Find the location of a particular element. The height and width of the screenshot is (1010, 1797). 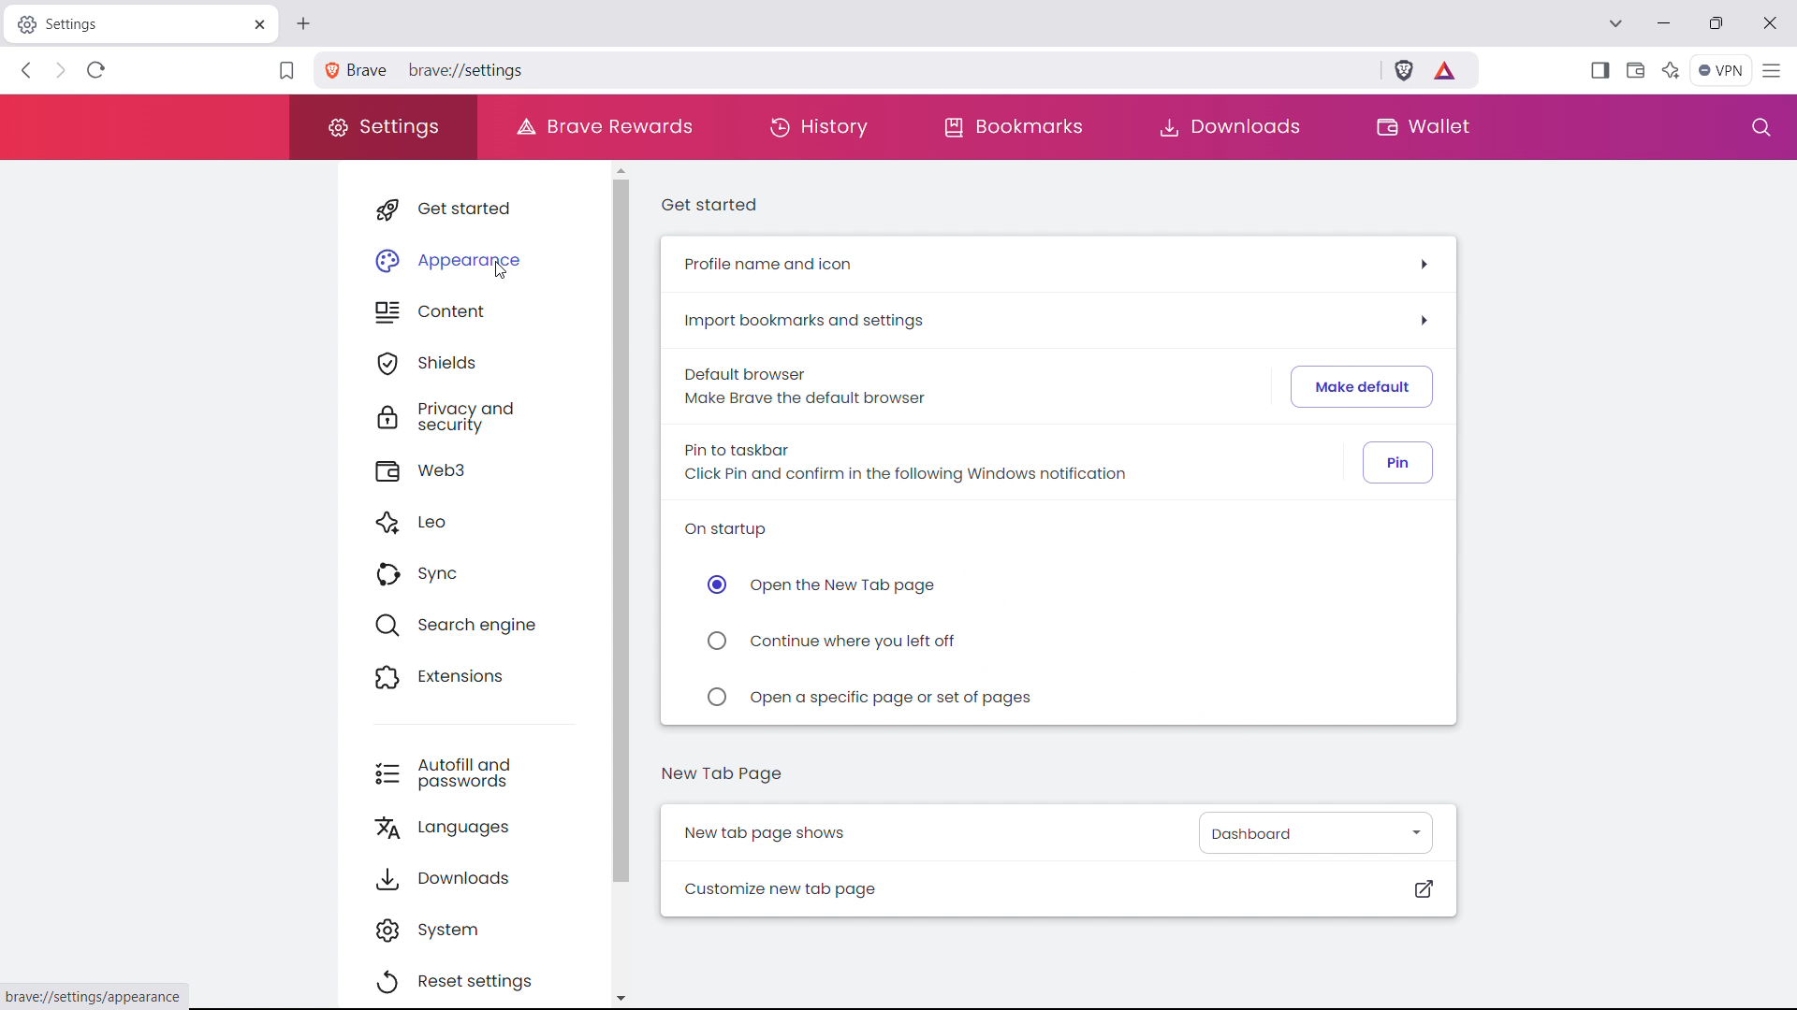

downloads is located at coordinates (1228, 128).